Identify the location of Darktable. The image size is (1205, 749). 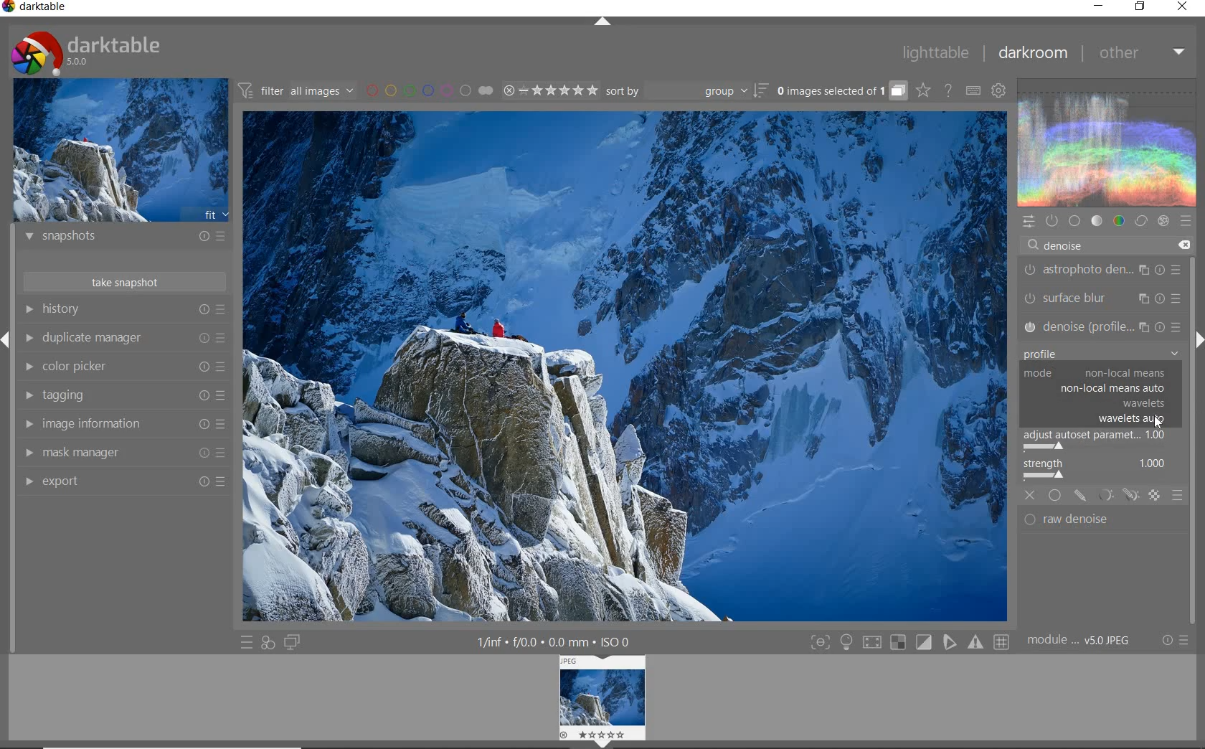
(36, 9).